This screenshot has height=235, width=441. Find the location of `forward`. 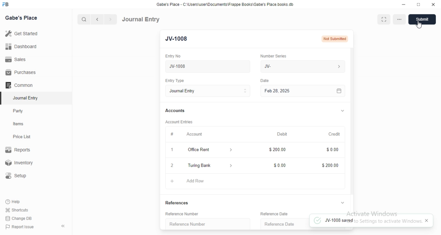

forward is located at coordinates (111, 19).